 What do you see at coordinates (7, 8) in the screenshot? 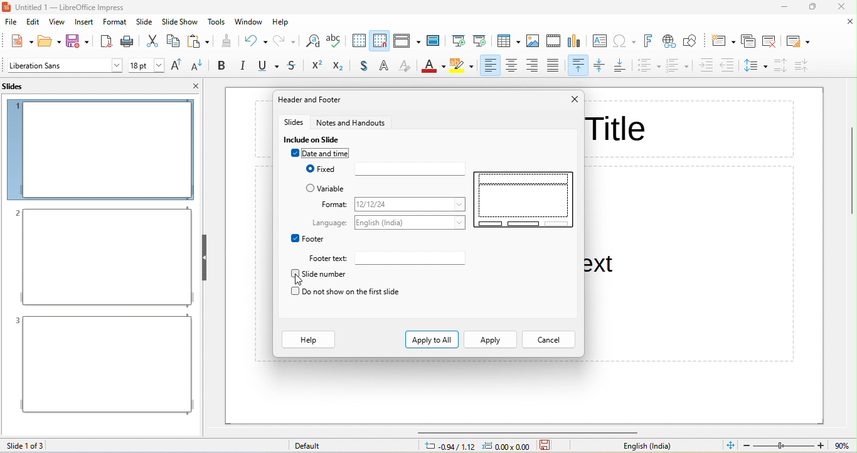
I see `logo` at bounding box center [7, 8].